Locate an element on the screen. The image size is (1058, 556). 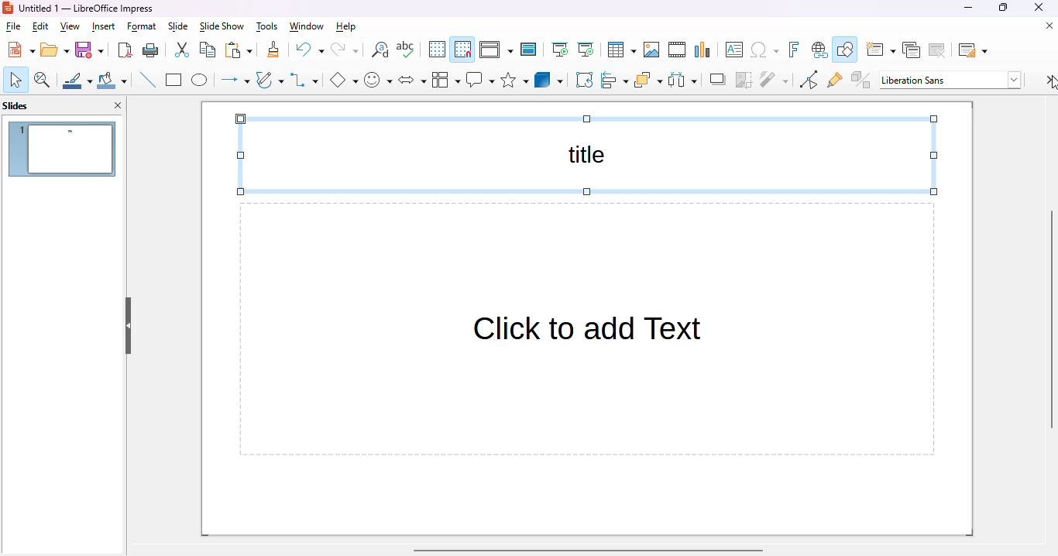
duplicate slide is located at coordinates (911, 50).